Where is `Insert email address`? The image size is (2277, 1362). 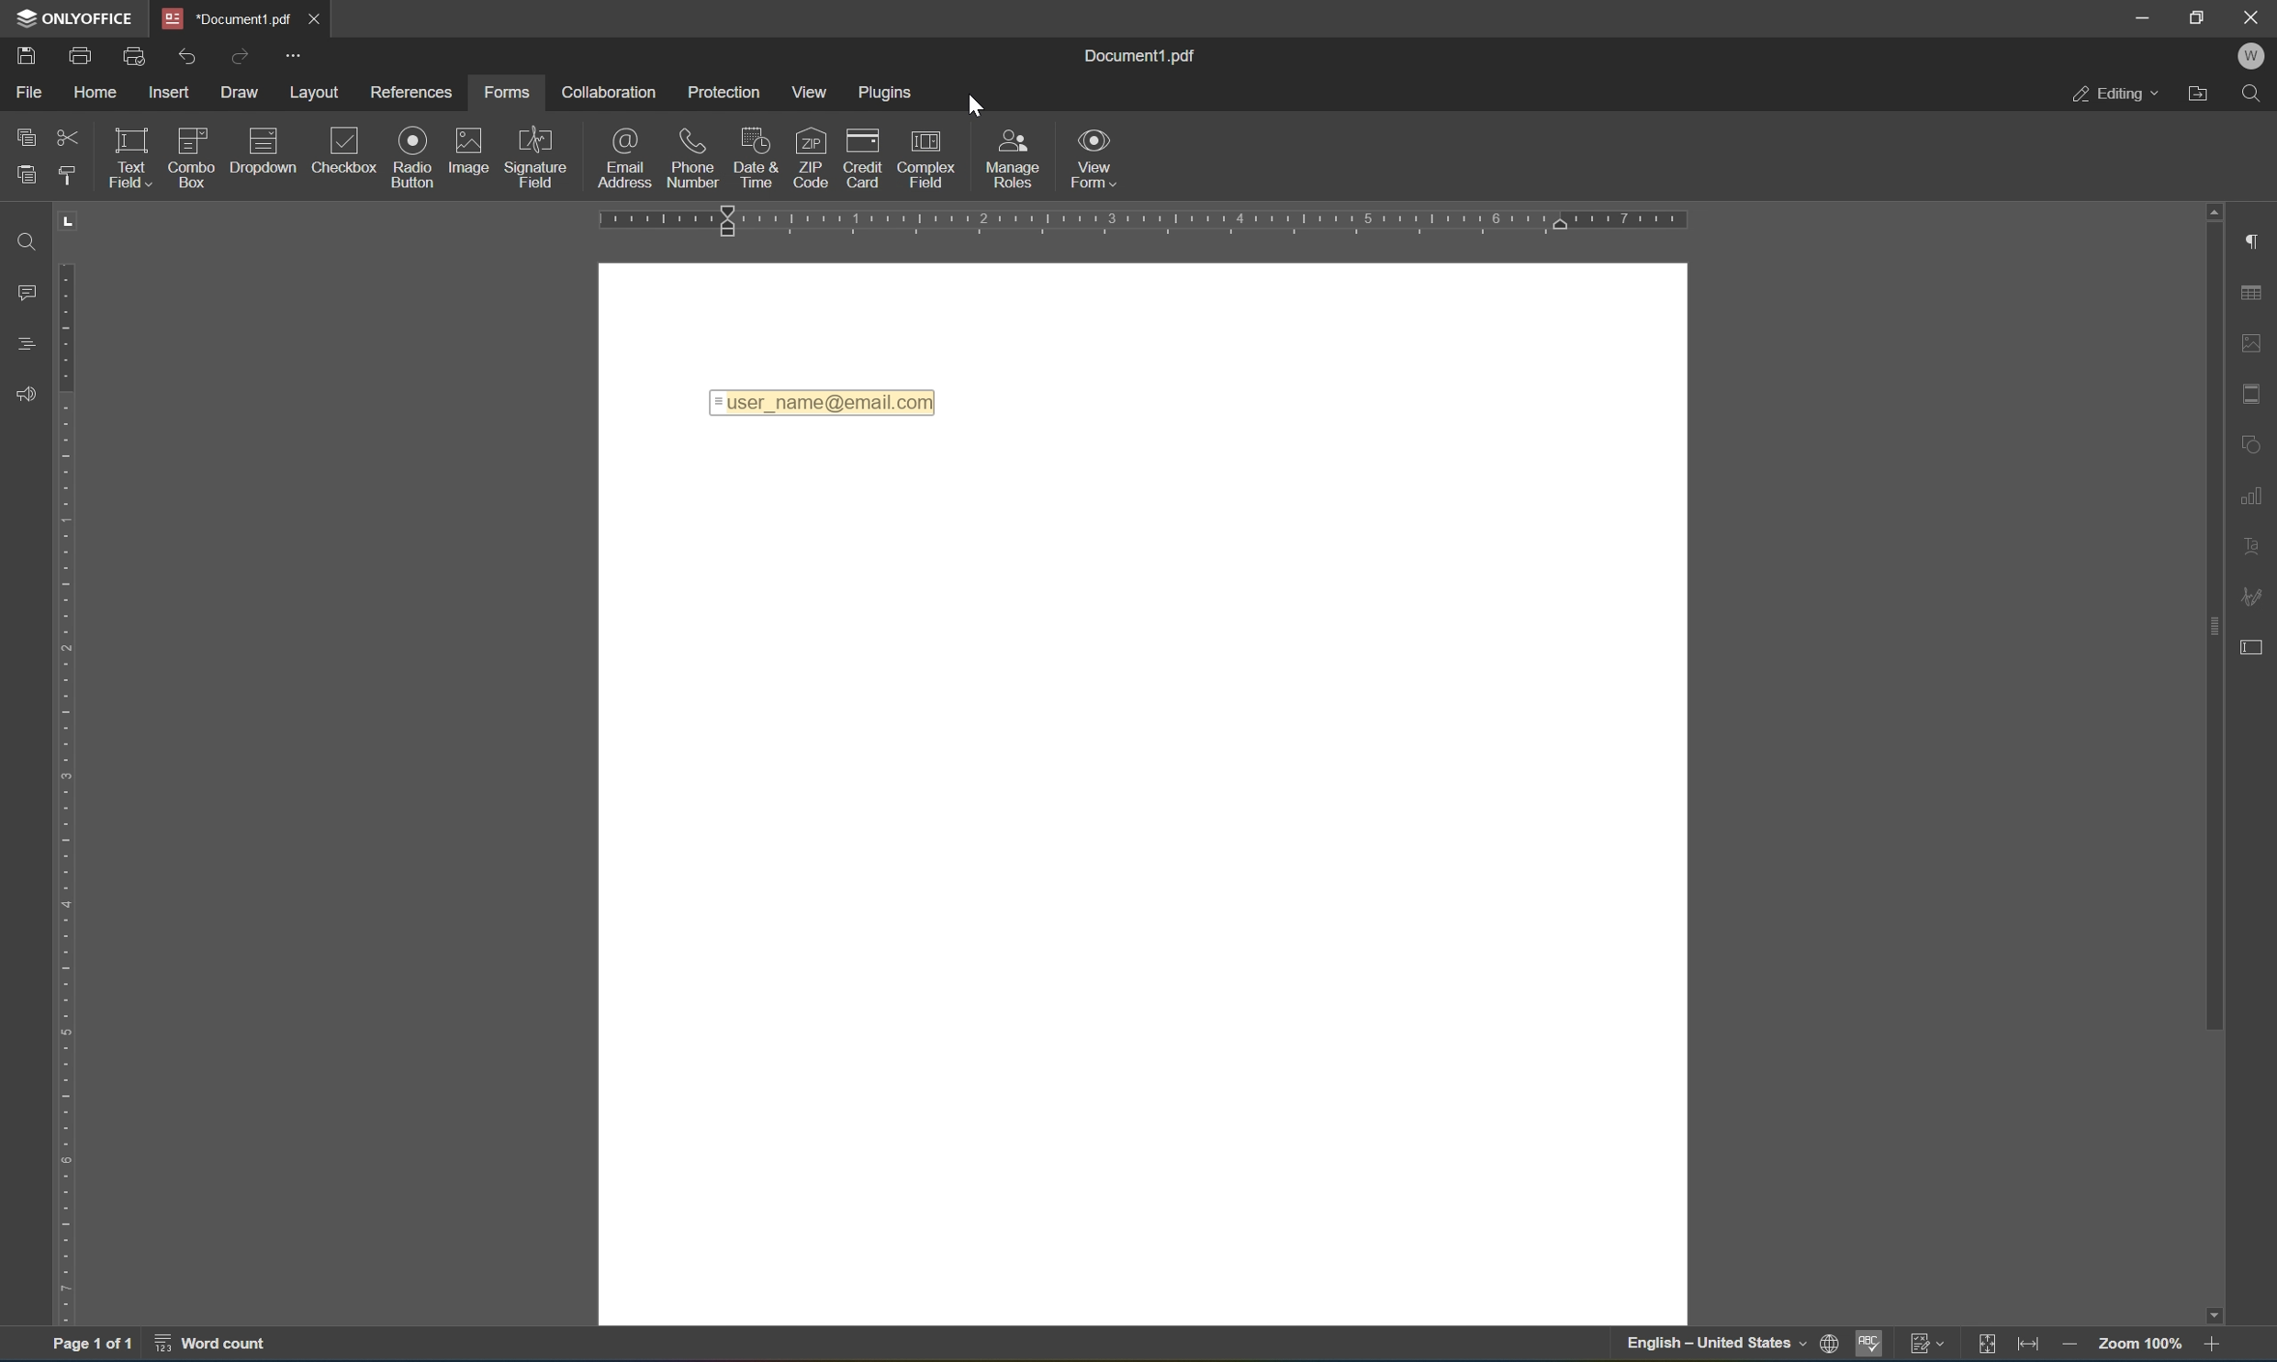 Insert email address is located at coordinates (730, 187).